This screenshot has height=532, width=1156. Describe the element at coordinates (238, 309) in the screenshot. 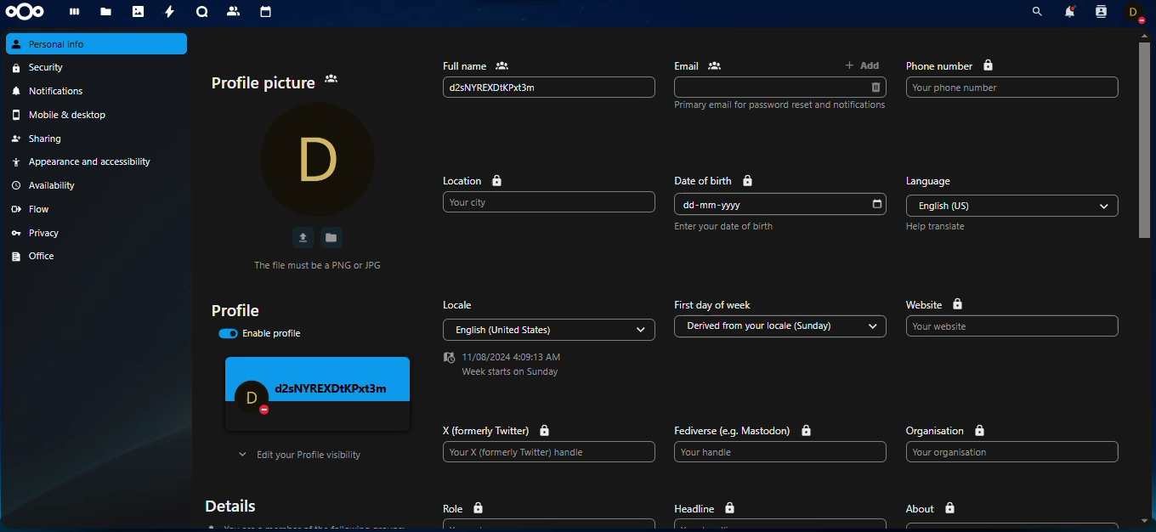

I see `profile` at that location.